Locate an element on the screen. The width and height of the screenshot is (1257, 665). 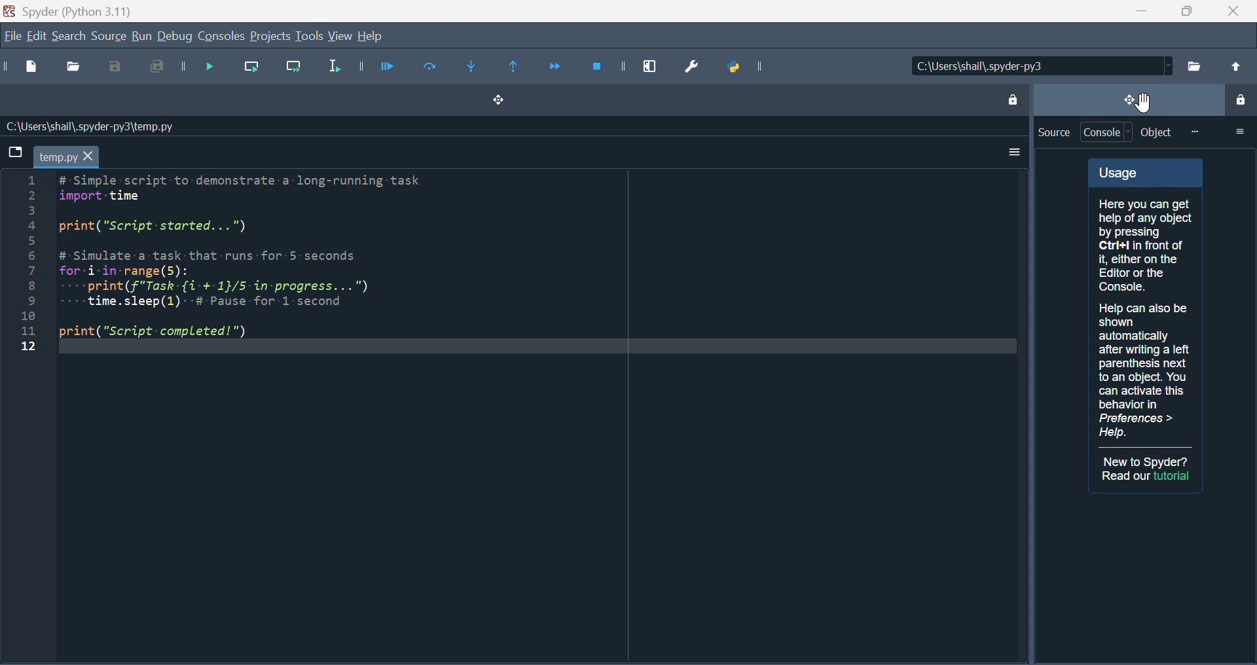
minimise is located at coordinates (1136, 11).